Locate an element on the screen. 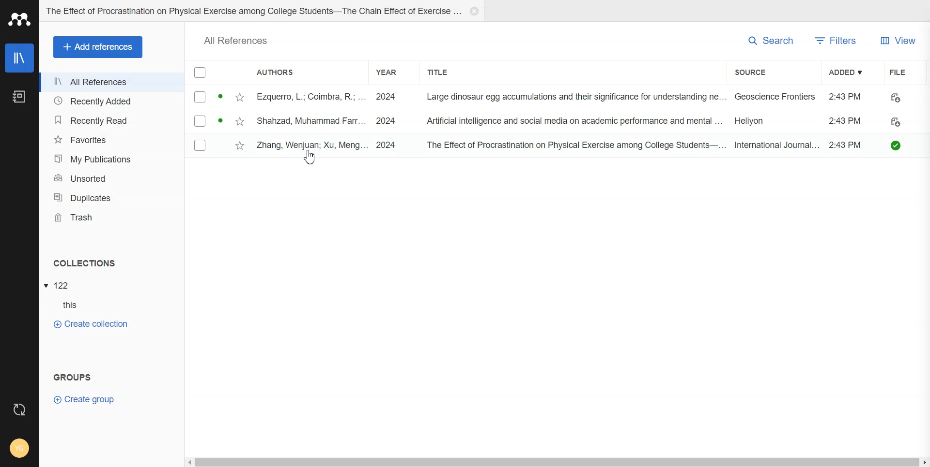 This screenshot has height=467, width=930. Text 1 is located at coordinates (83, 262).